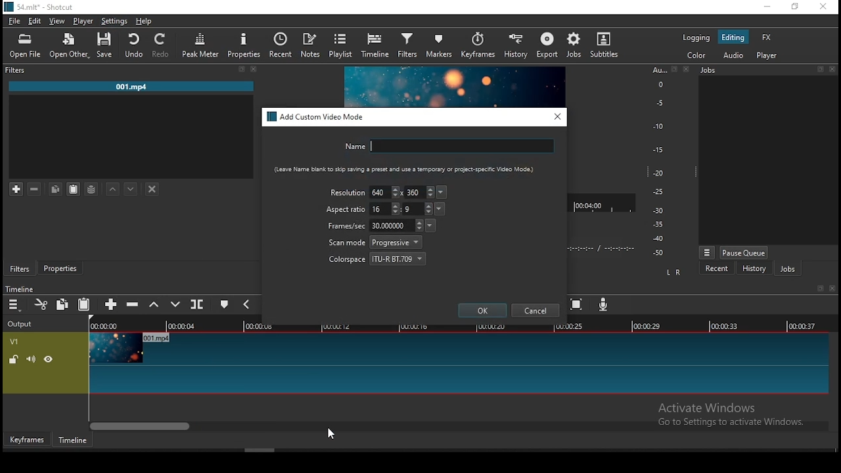 The width and height of the screenshot is (841, 473). What do you see at coordinates (657, 126) in the screenshot?
I see `-10` at bounding box center [657, 126].